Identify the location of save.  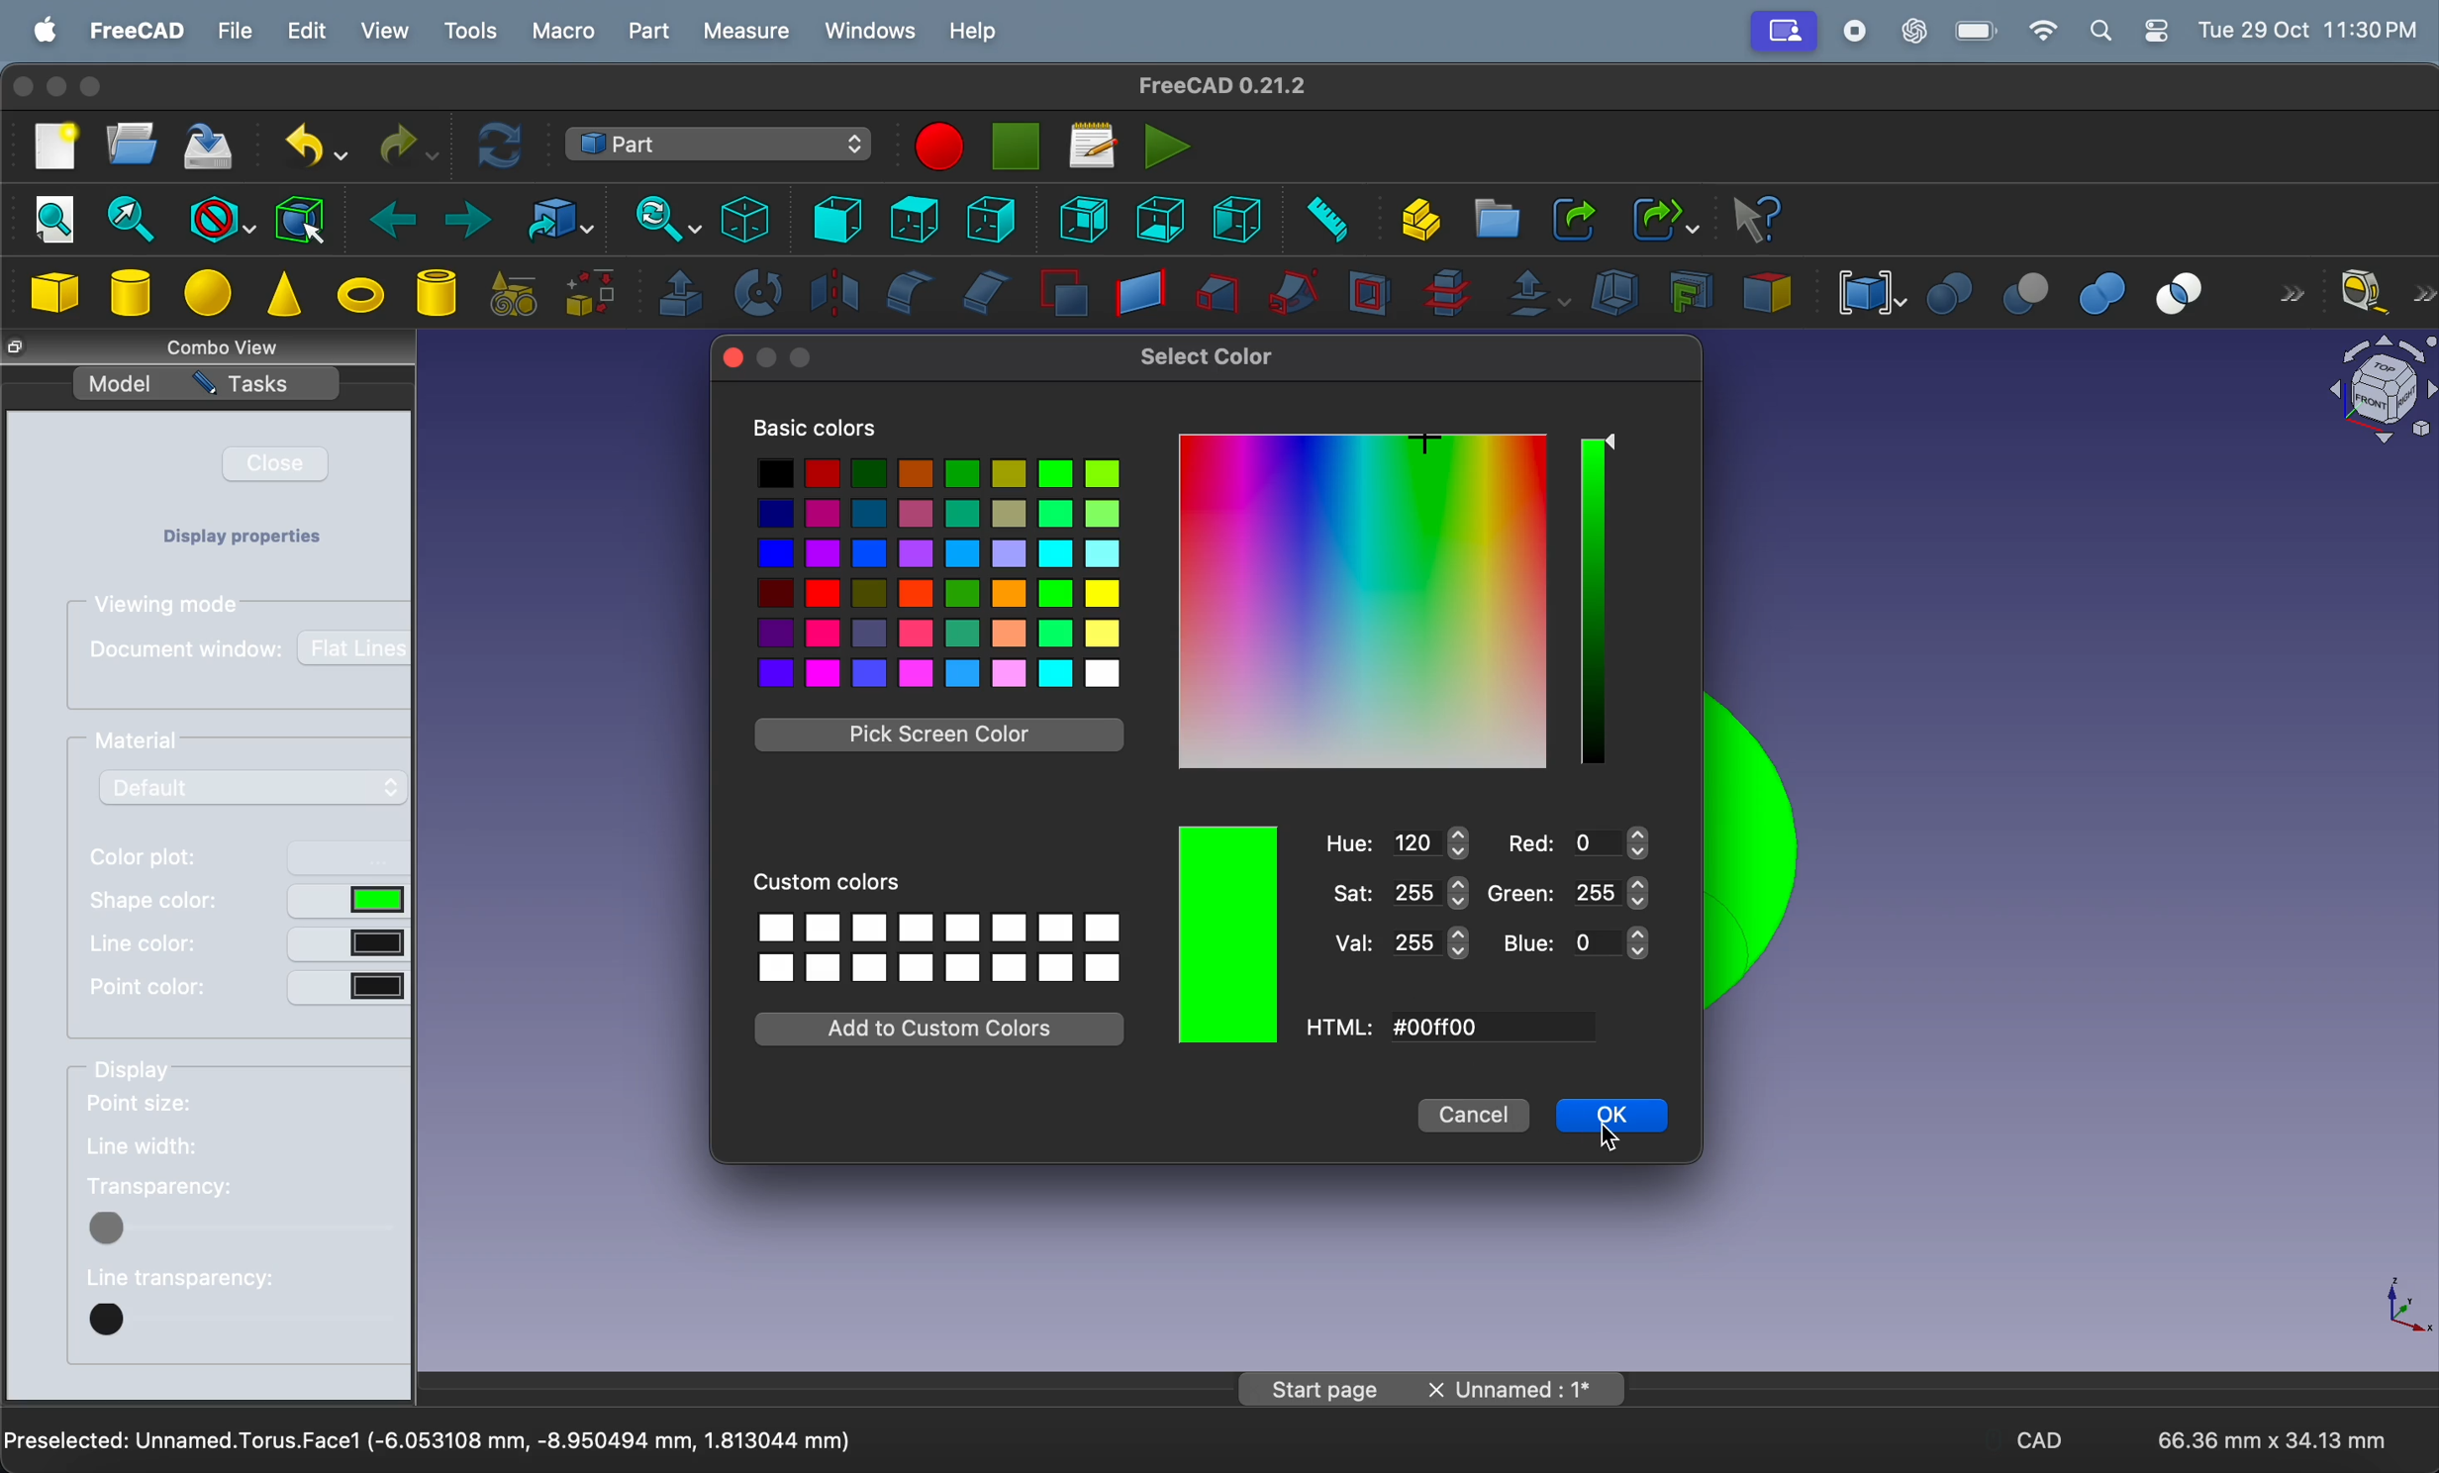
(216, 149).